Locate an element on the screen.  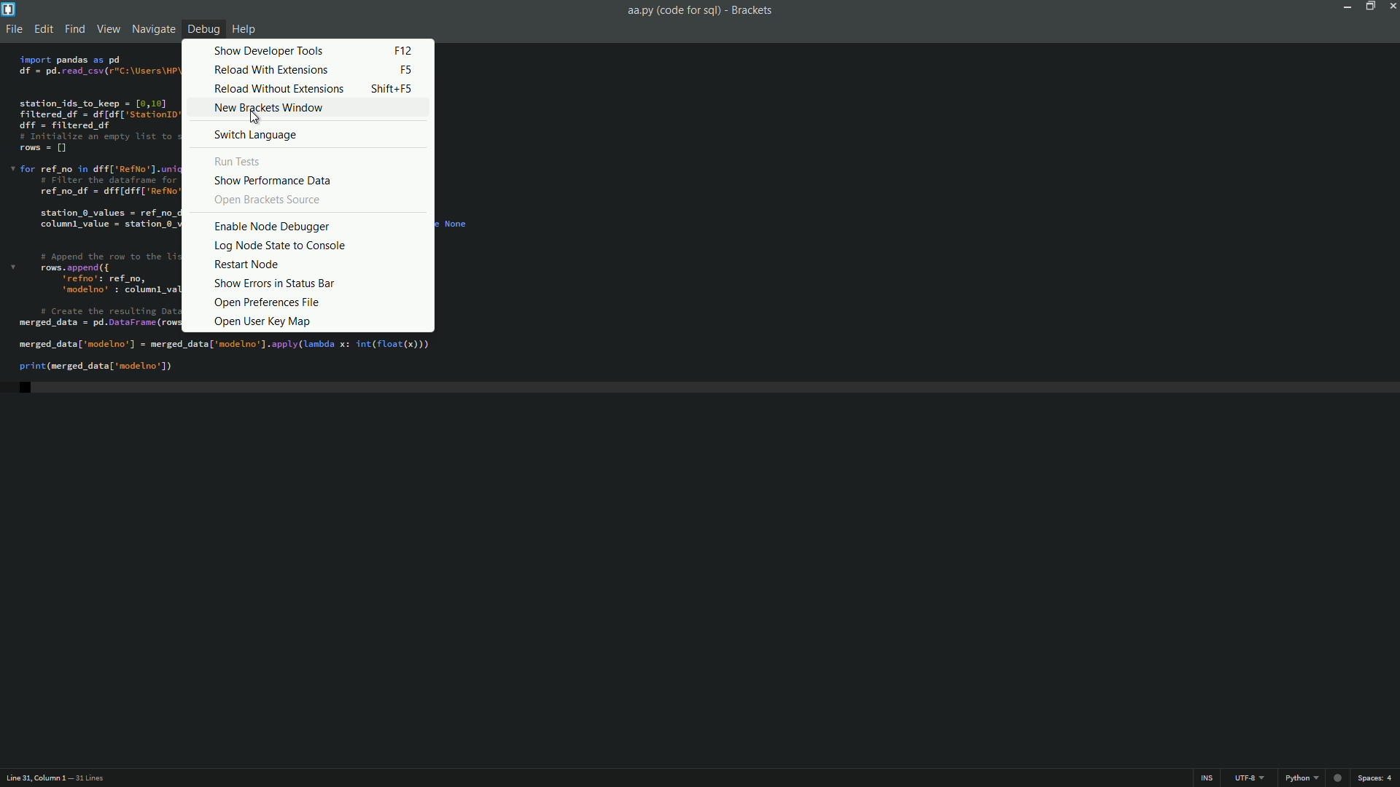
Reload with extensions is located at coordinates (270, 70).